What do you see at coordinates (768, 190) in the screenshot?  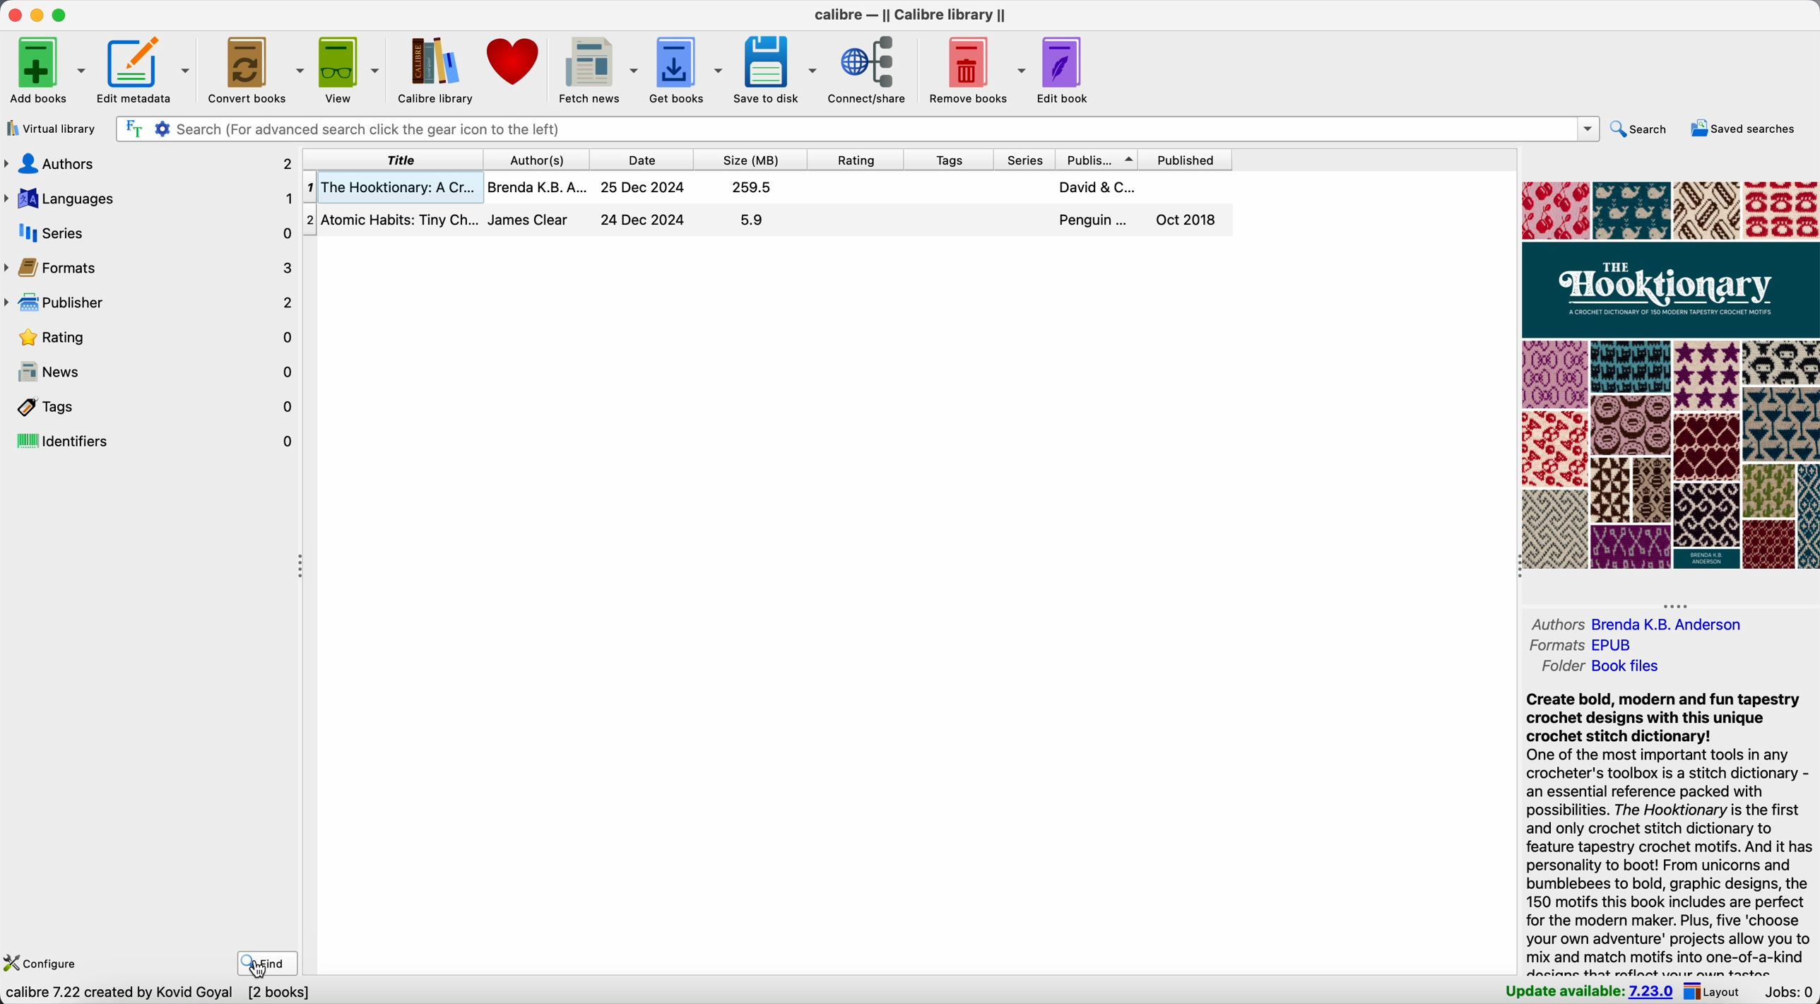 I see `first book` at bounding box center [768, 190].